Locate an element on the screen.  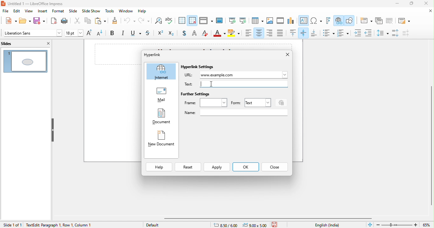
italics is located at coordinates (124, 34).